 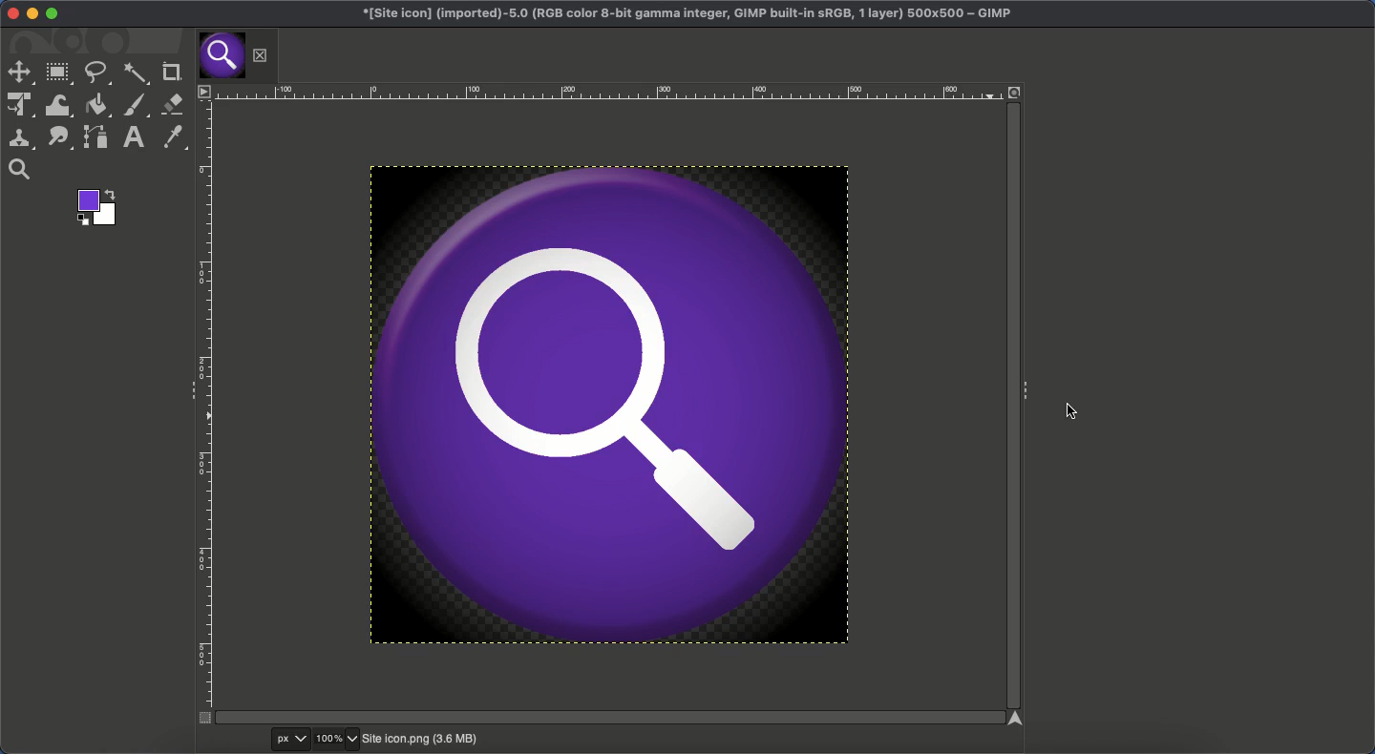 What do you see at coordinates (261, 55) in the screenshot?
I see `Close` at bounding box center [261, 55].